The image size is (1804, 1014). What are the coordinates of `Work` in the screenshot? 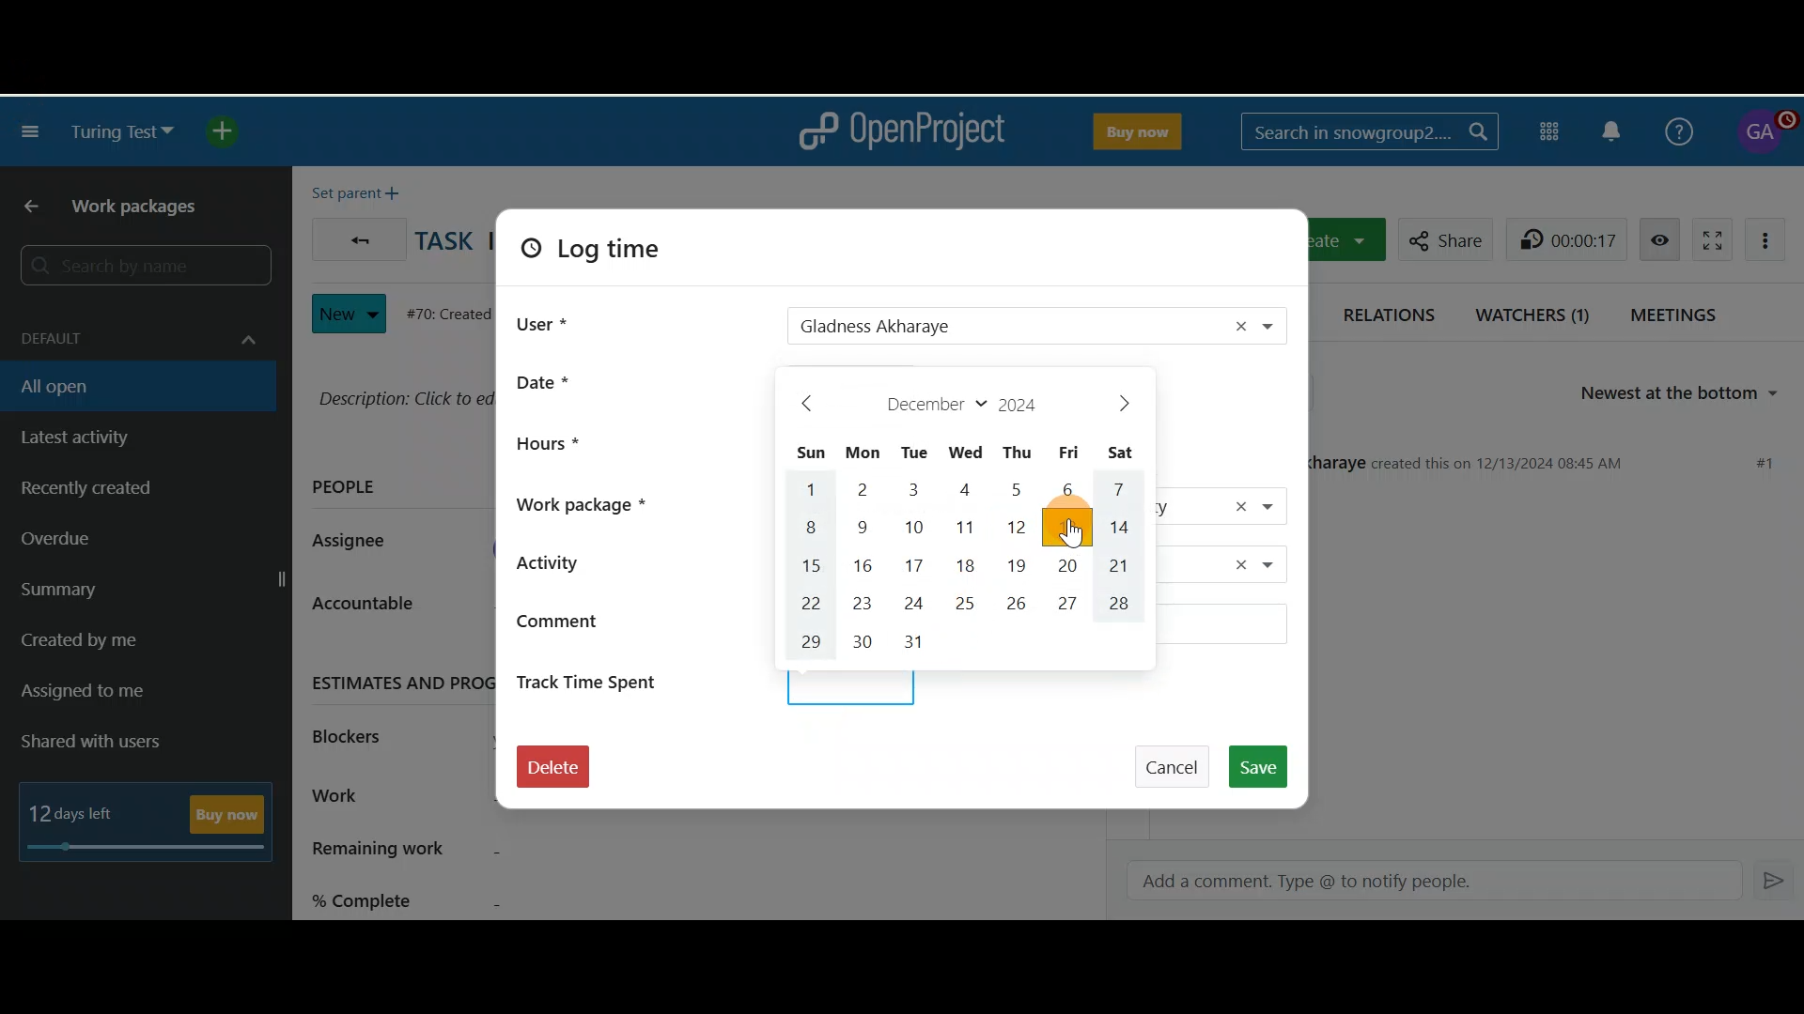 It's located at (391, 798).